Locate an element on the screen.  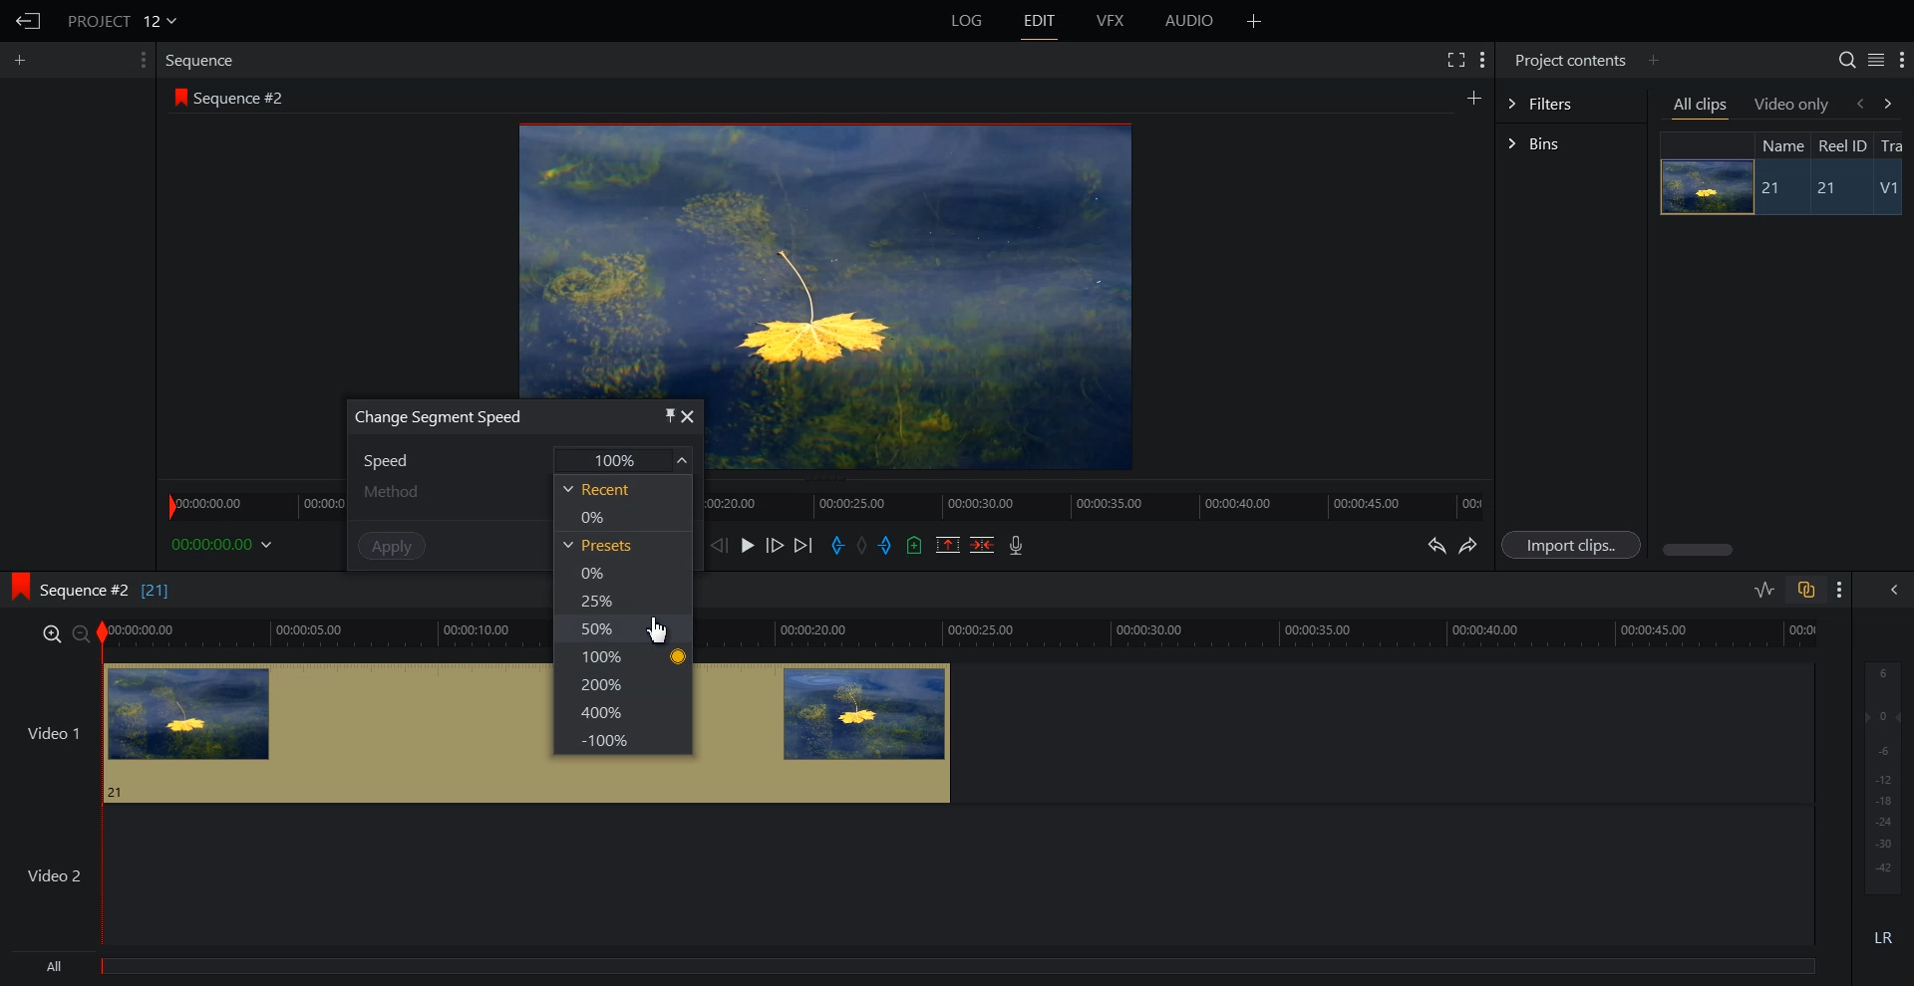
Cursor is located at coordinates (661, 630).